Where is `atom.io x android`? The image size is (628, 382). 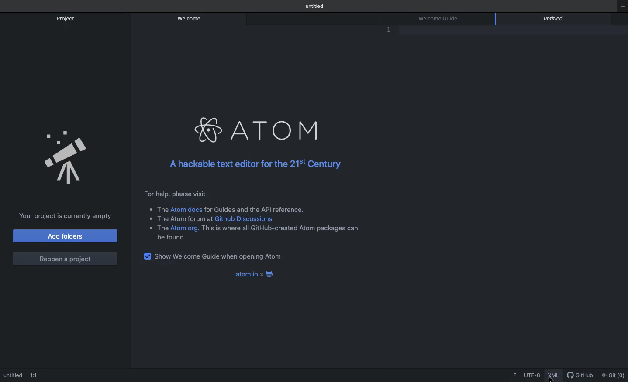 atom.io x android is located at coordinates (255, 274).